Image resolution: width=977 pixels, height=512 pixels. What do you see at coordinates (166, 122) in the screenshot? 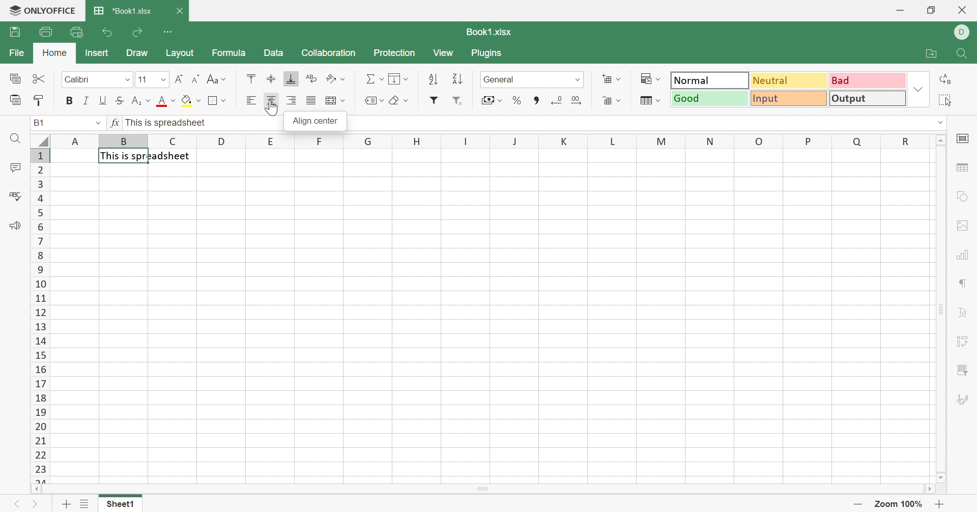
I see `This is spreadsheet` at bounding box center [166, 122].